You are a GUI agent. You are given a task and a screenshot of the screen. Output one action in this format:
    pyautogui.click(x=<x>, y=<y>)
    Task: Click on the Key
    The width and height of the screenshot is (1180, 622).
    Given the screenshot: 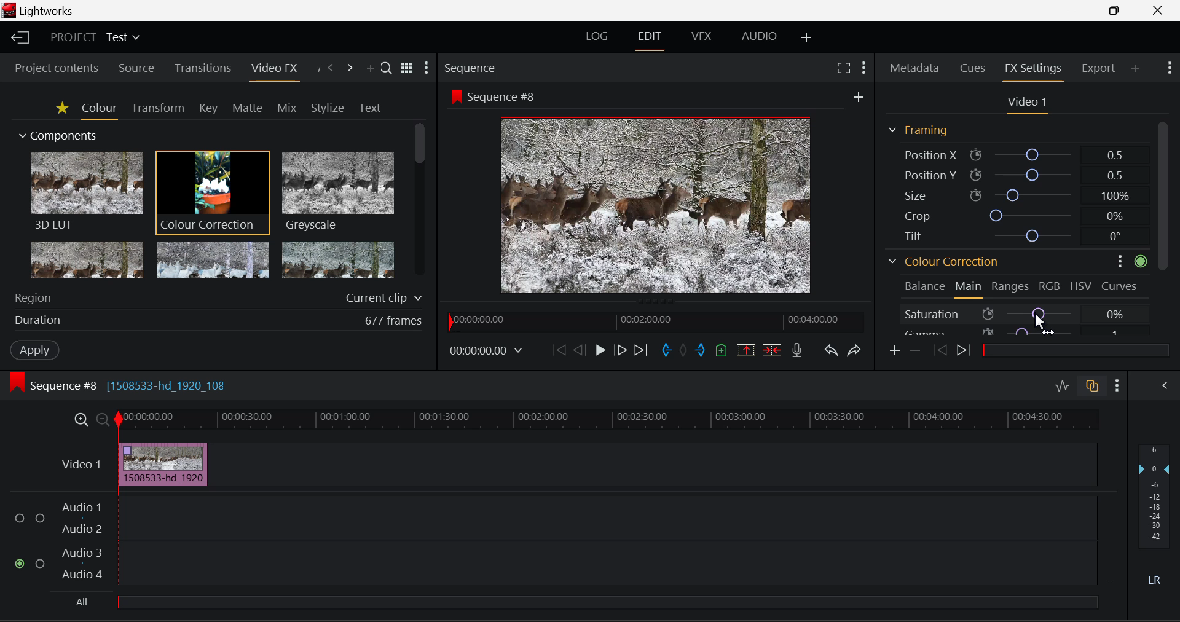 What is the action you would take?
    pyautogui.click(x=209, y=108)
    